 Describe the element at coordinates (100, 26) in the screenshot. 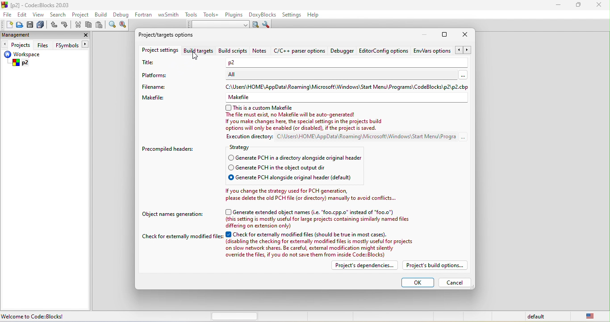

I see `paste` at that location.